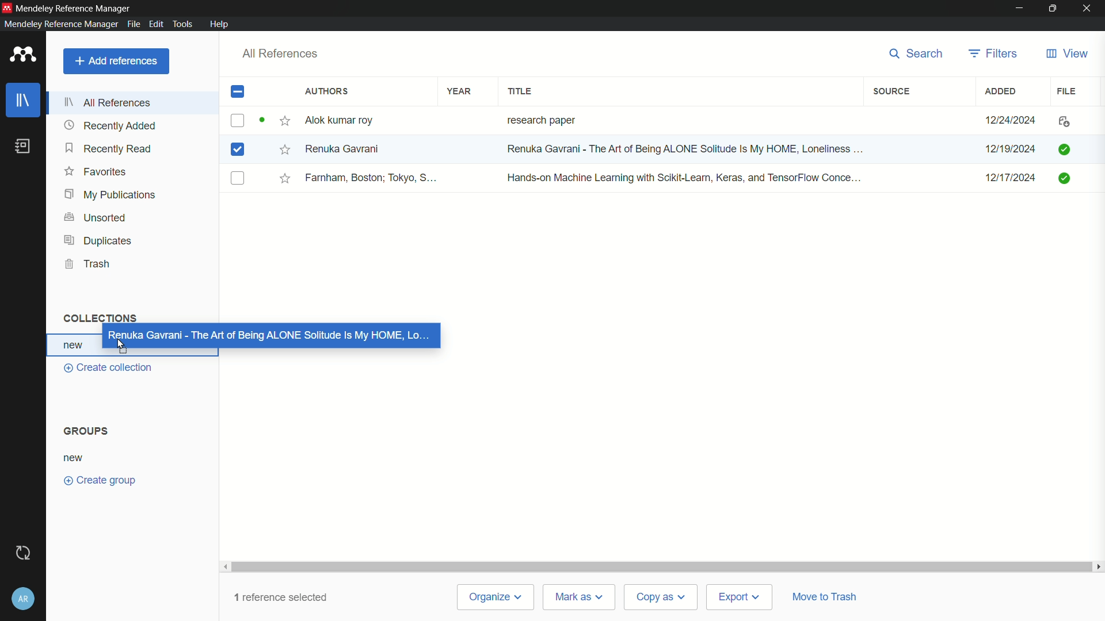 The width and height of the screenshot is (1105, 621). Describe the element at coordinates (100, 319) in the screenshot. I see `collections` at that location.